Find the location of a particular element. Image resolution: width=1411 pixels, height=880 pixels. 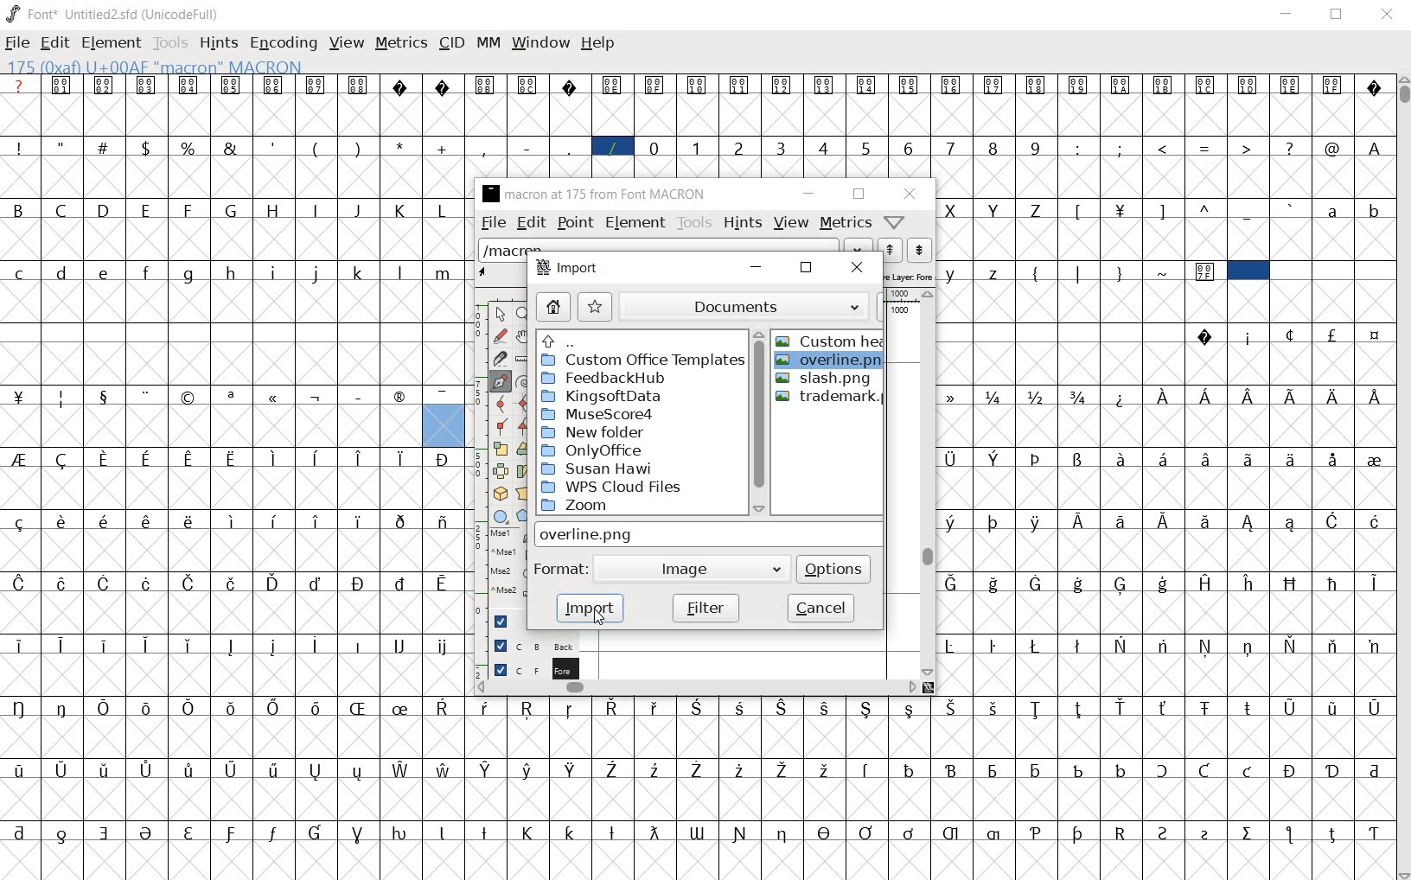

h is located at coordinates (233, 271).